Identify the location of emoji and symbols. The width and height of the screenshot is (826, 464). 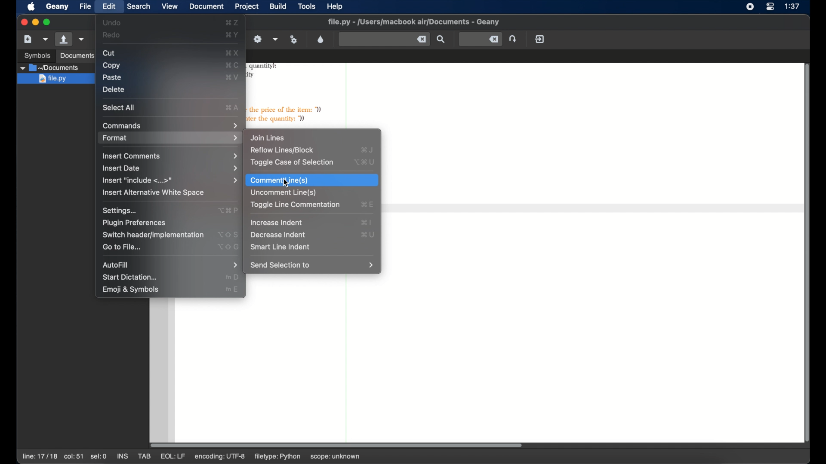
(131, 290).